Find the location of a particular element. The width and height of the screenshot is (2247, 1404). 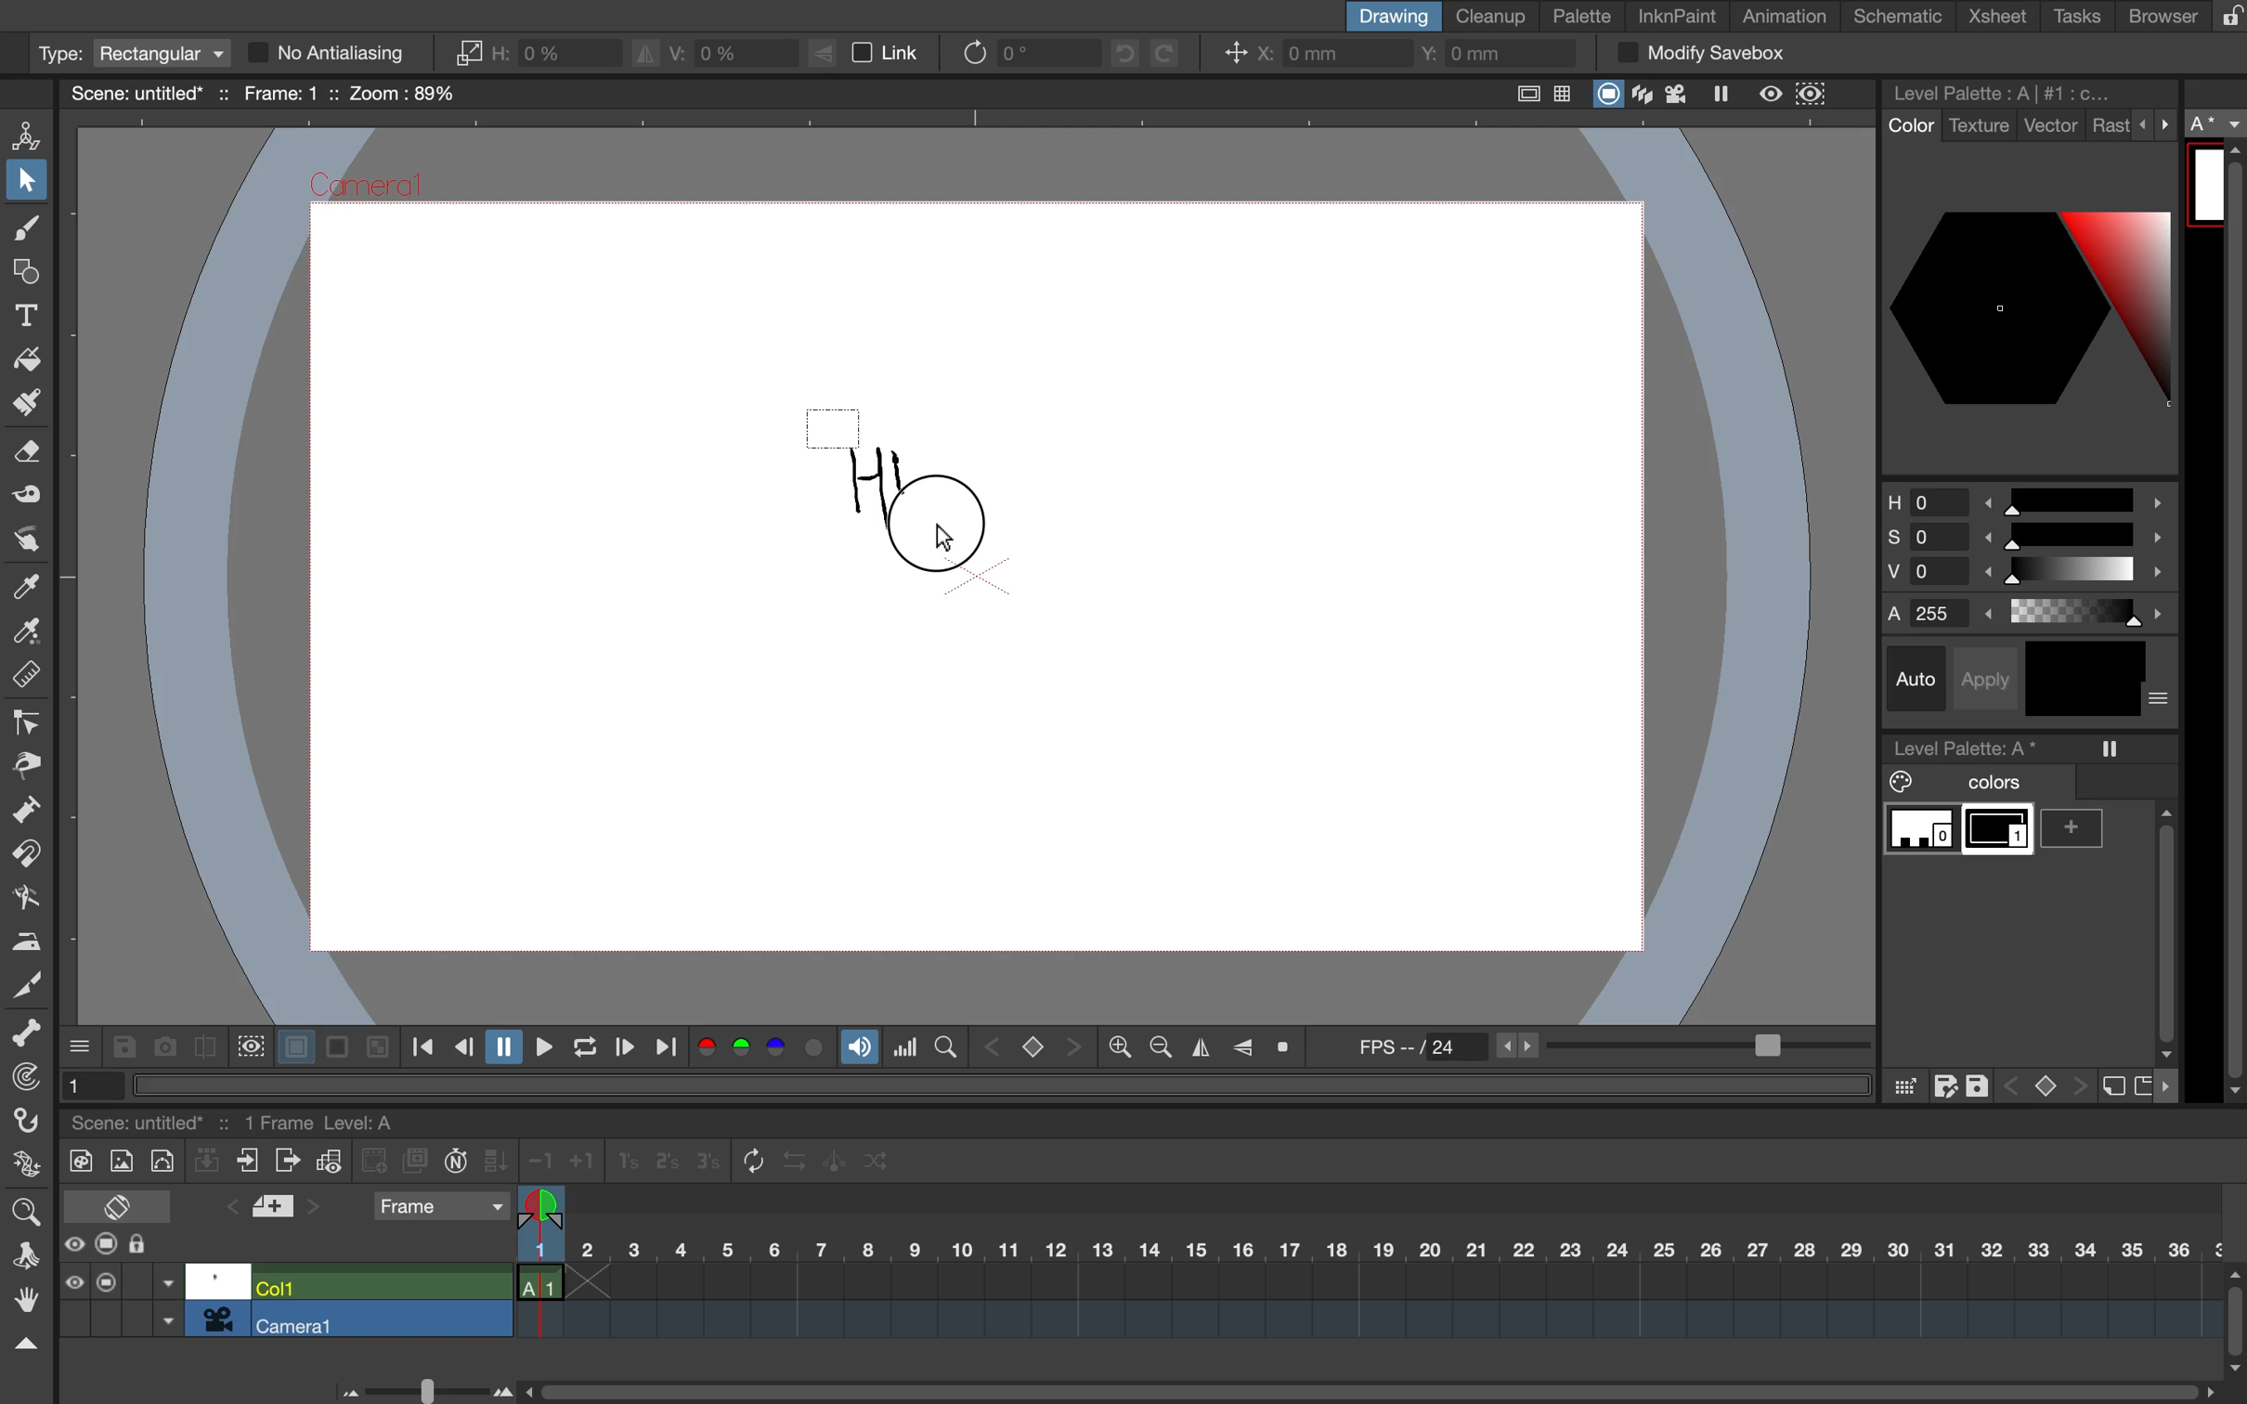

colors is located at coordinates (1967, 783).